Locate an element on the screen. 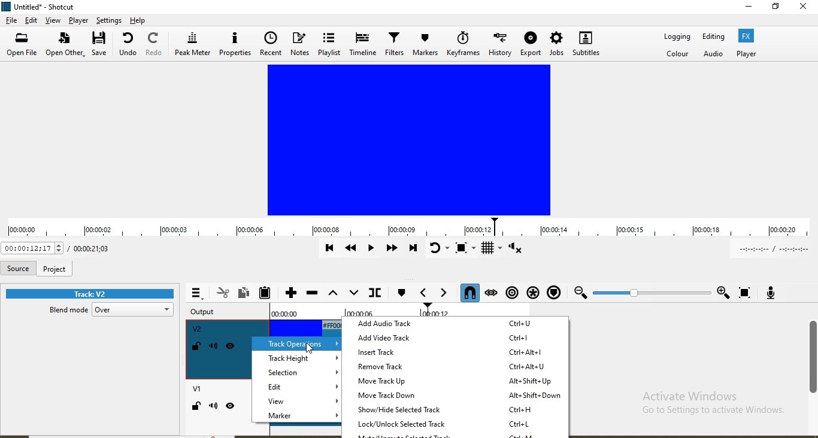 Image resolution: width=818 pixels, height=438 pixels. selction is located at coordinates (298, 372).